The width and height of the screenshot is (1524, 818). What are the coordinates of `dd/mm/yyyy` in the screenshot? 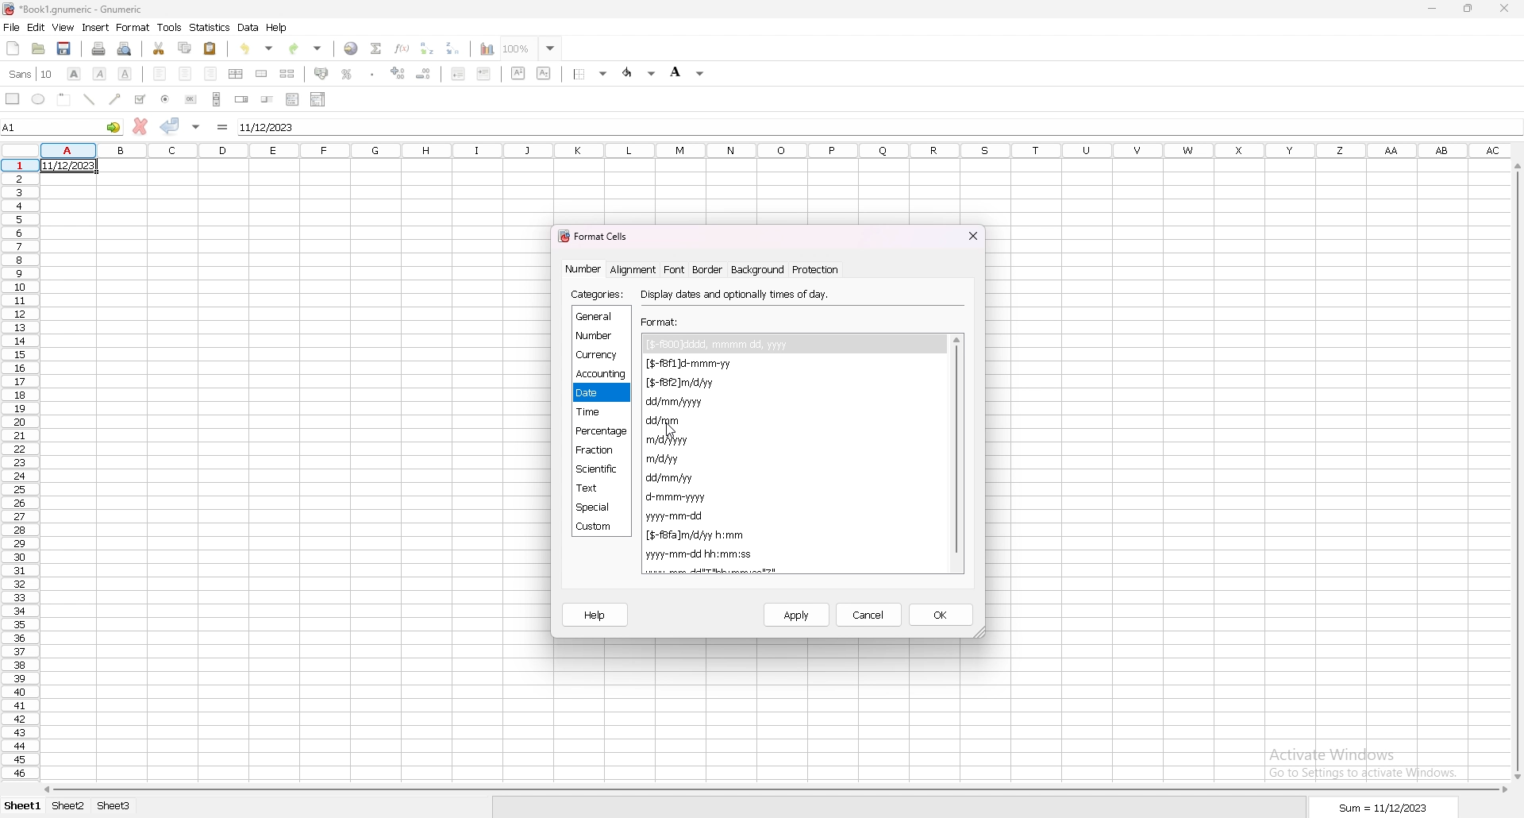 It's located at (679, 402).